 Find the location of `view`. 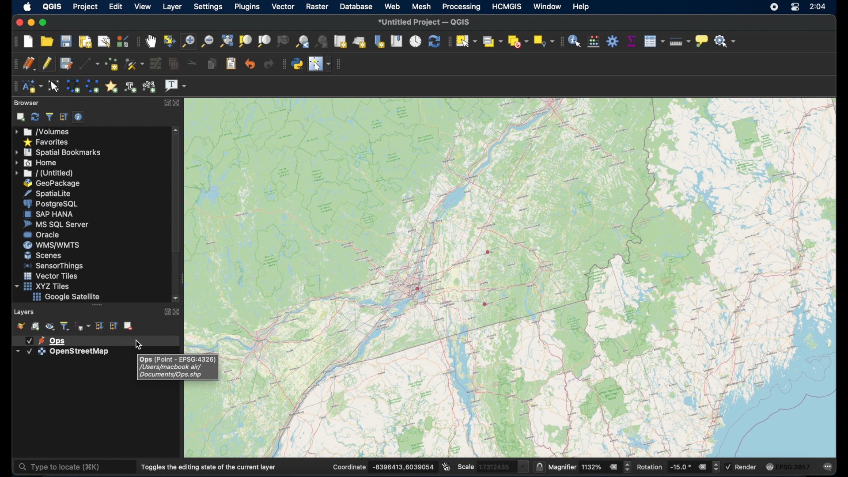

view is located at coordinates (142, 7).